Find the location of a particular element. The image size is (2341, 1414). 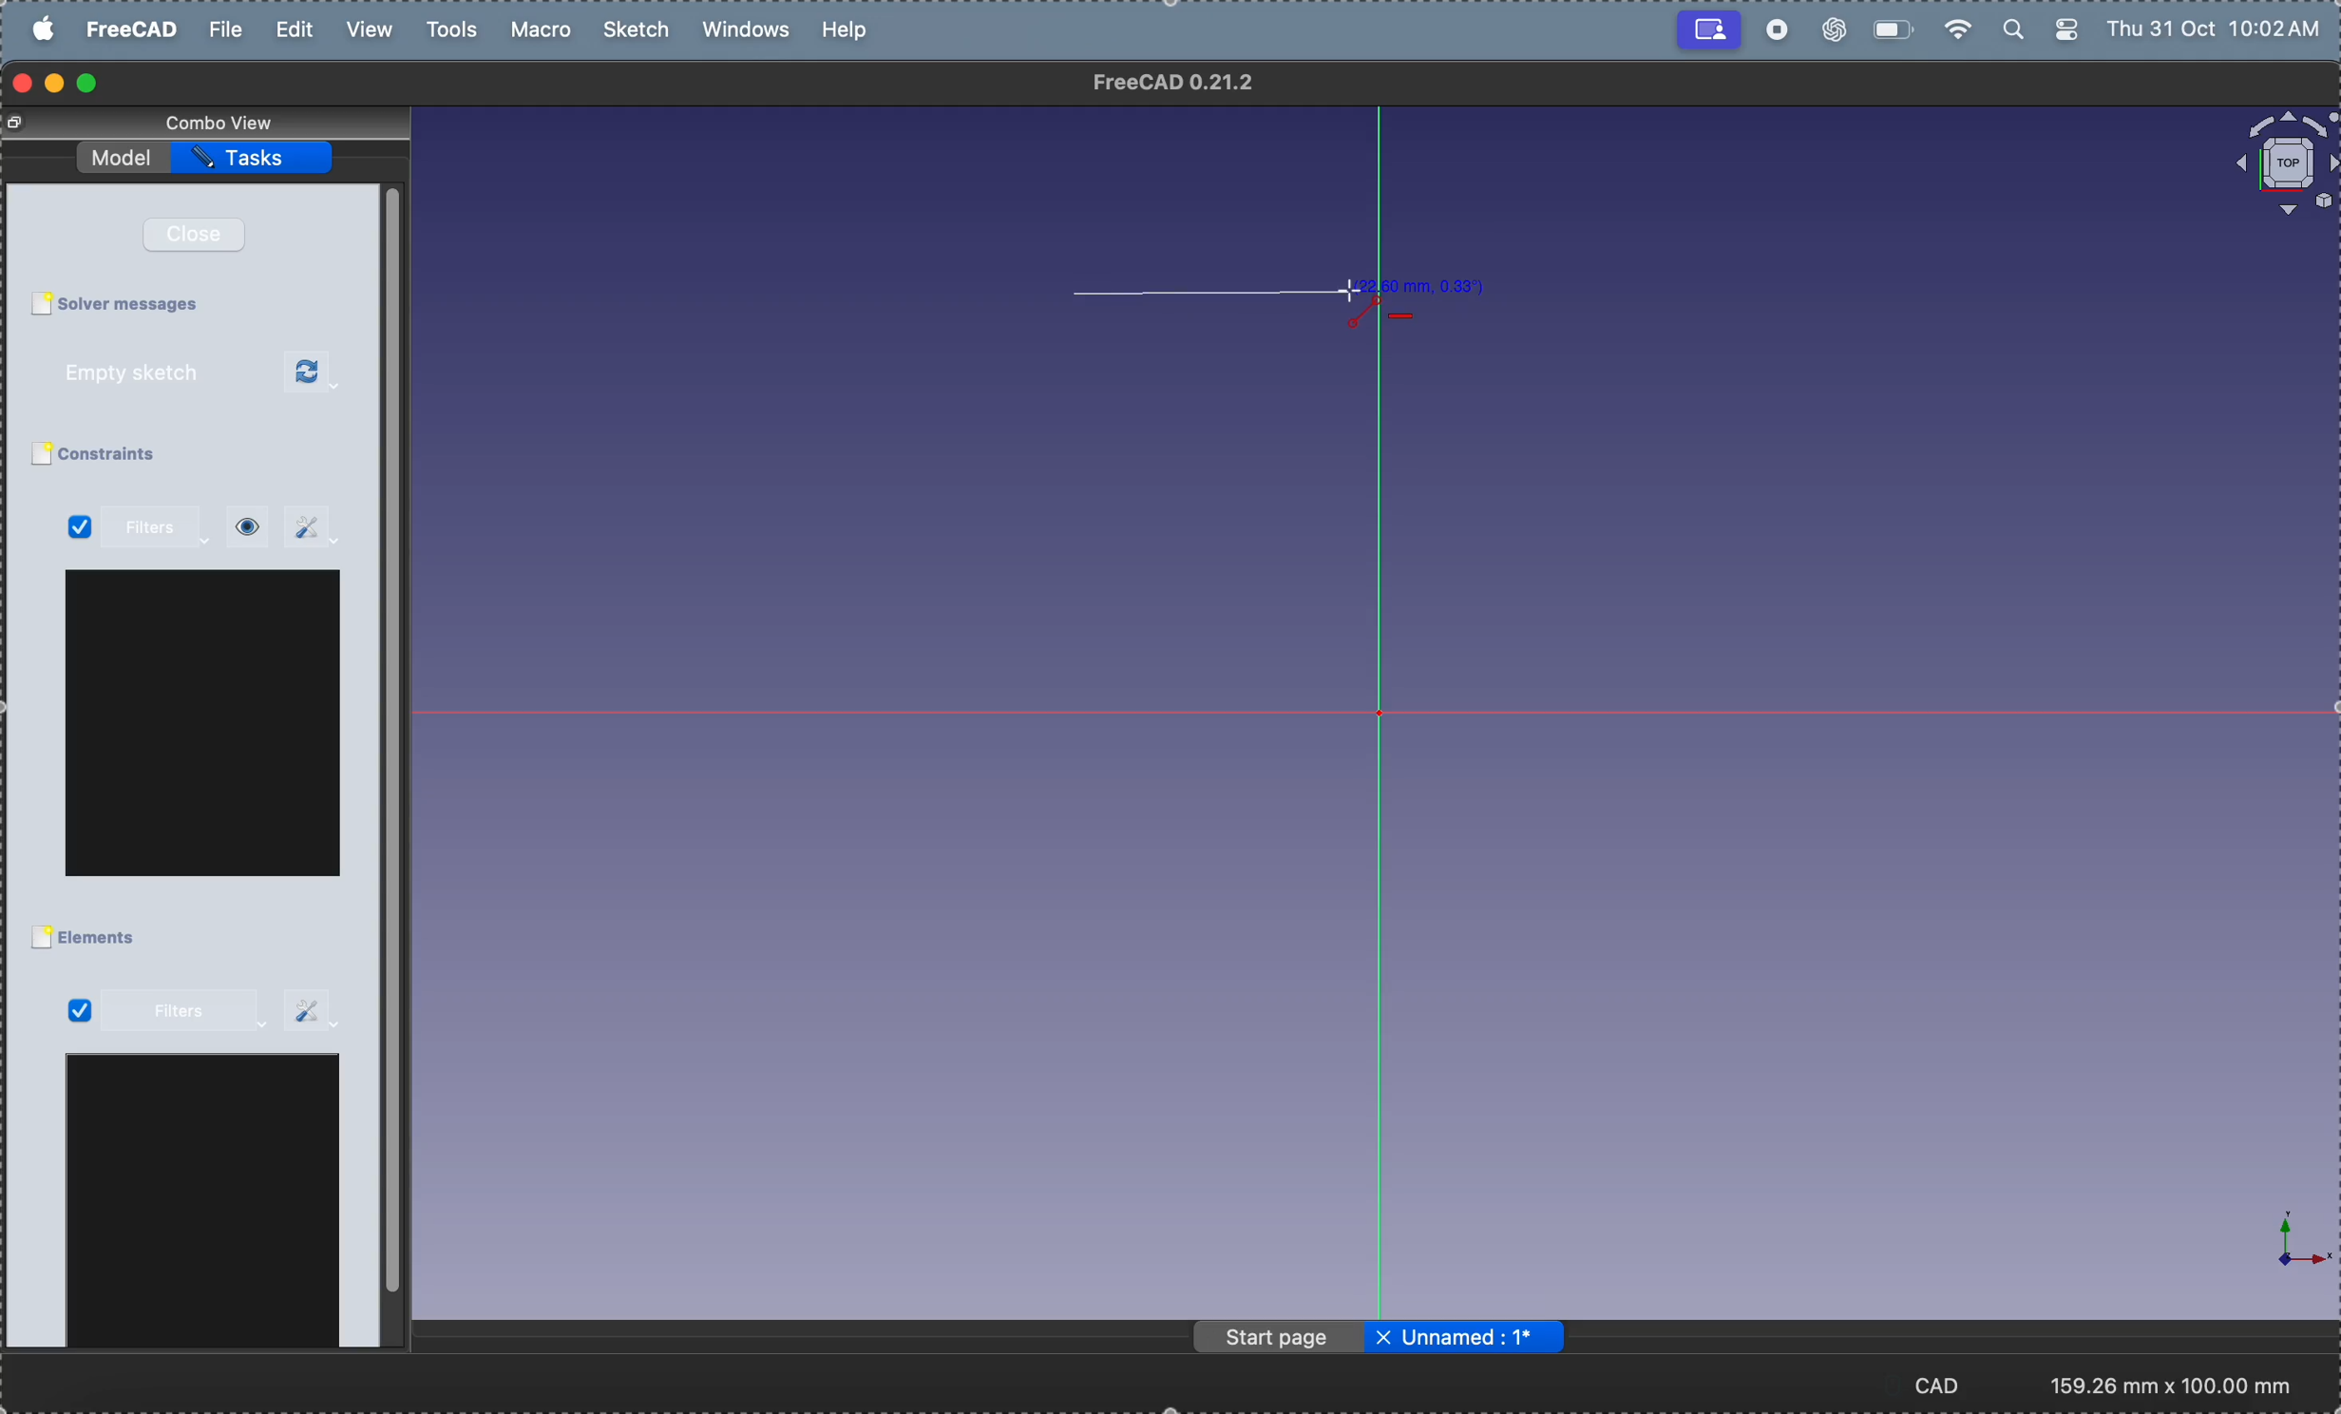

object view is located at coordinates (2283, 163).